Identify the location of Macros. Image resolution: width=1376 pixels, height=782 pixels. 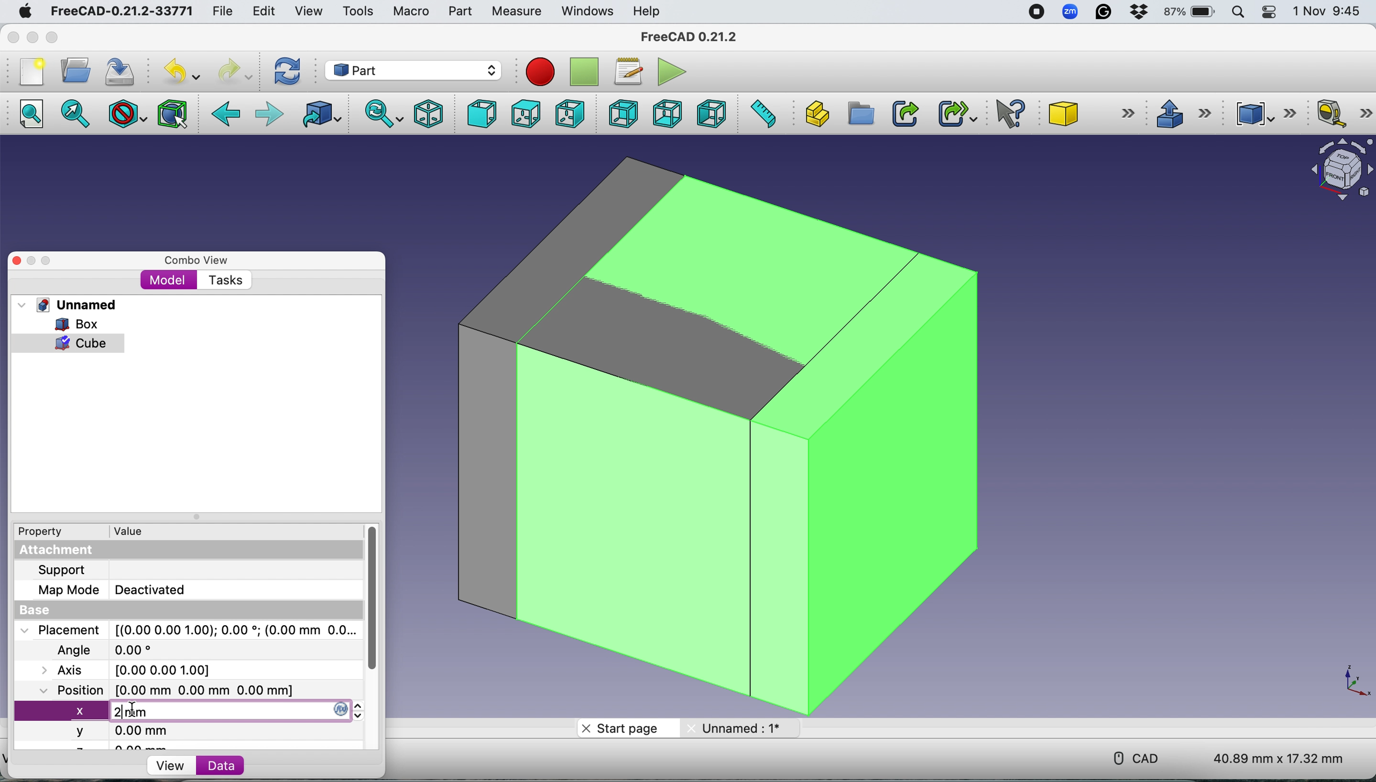
(632, 72).